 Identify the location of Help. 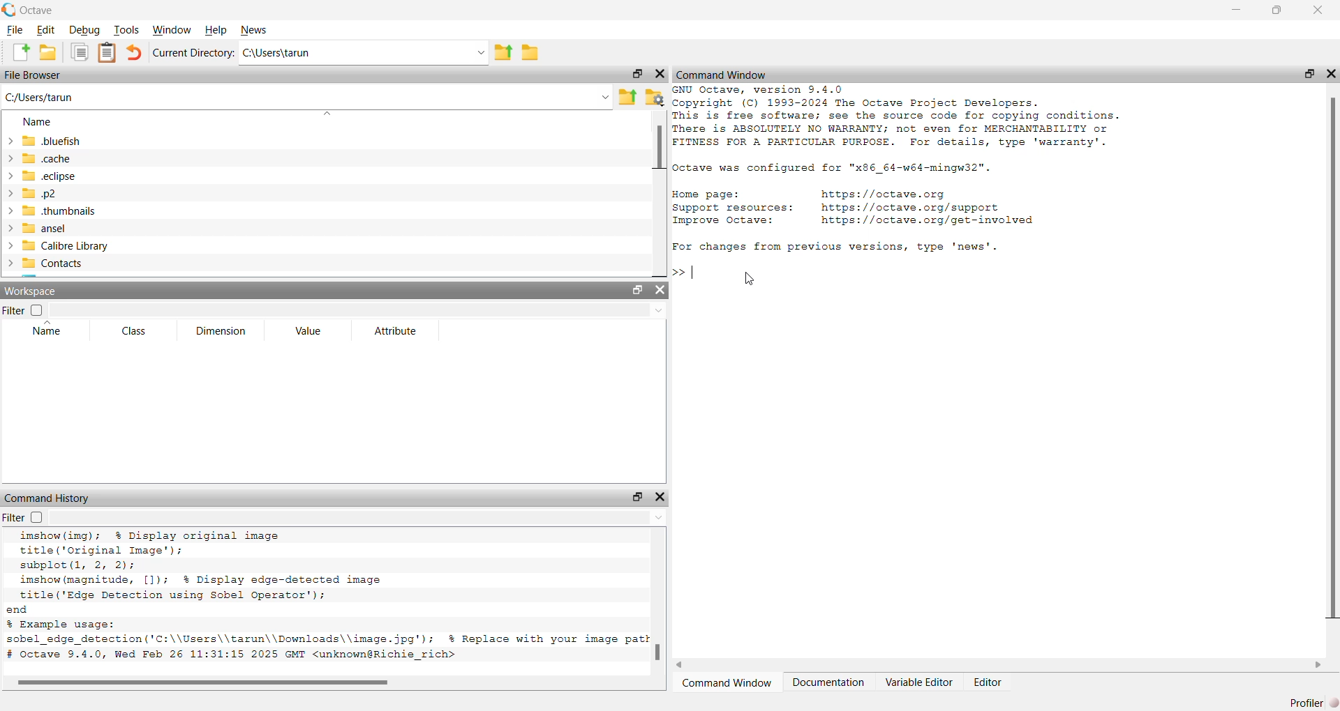
(216, 31).